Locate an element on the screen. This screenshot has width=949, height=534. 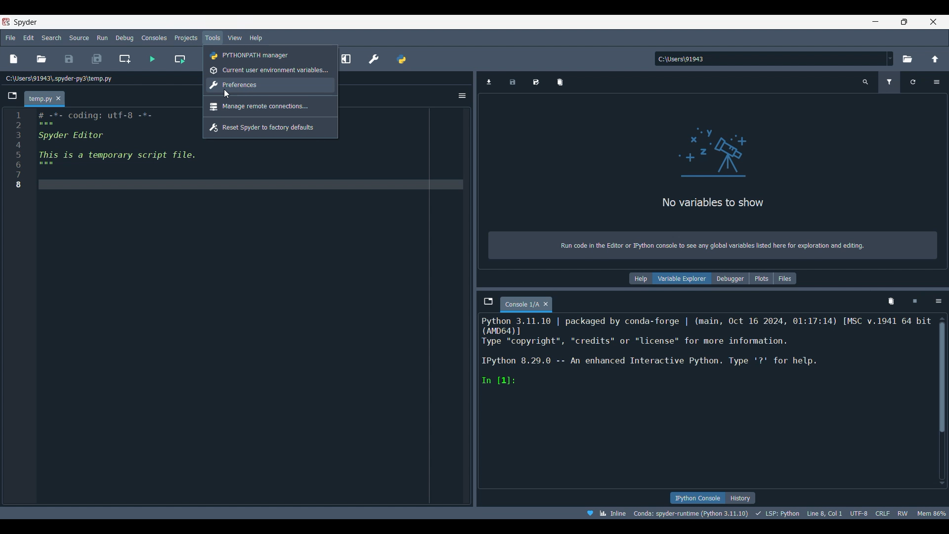
New is located at coordinates (13, 59).